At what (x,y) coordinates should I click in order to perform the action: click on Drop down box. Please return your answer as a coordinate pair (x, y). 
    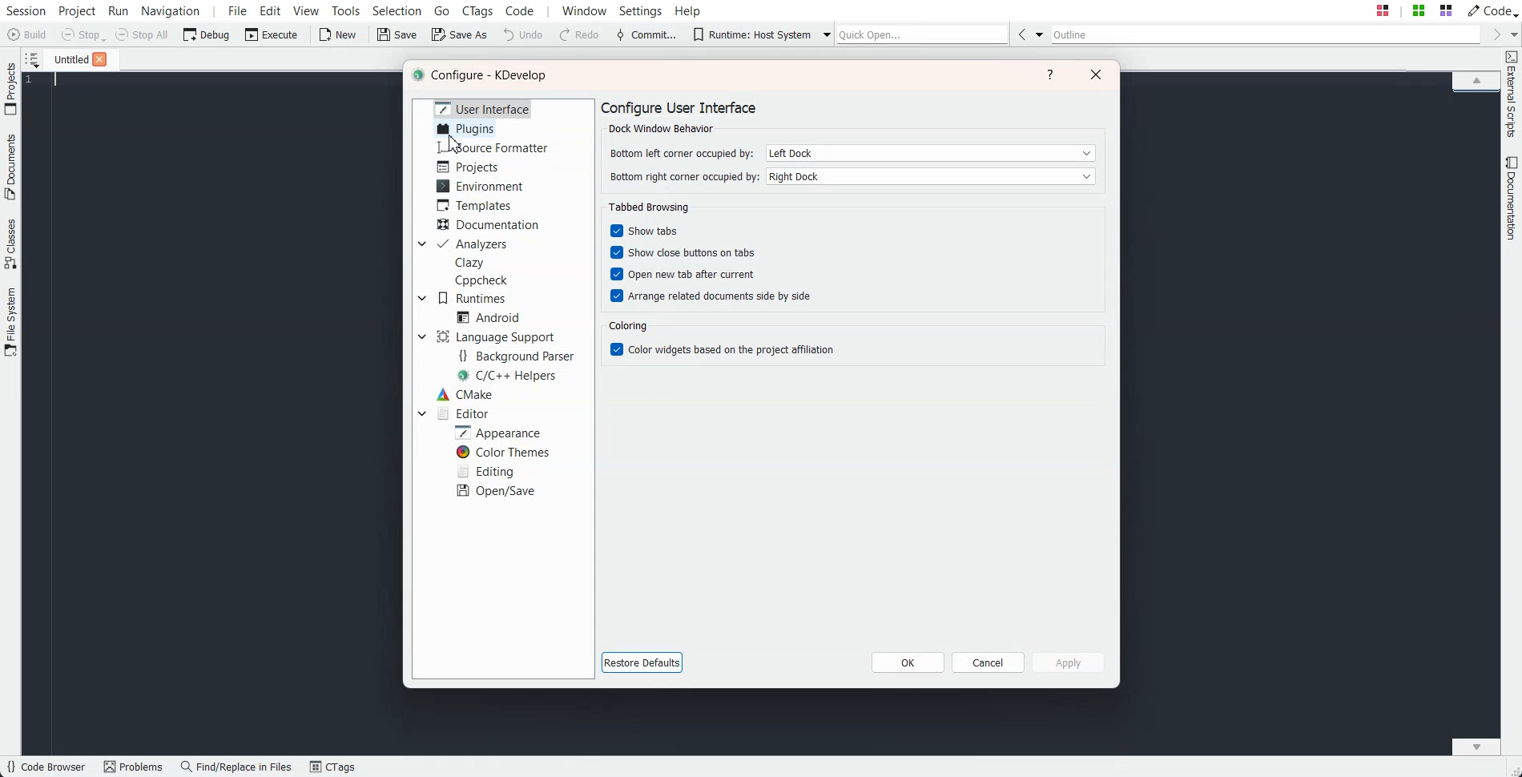
    Looking at the image, I should click on (823, 34).